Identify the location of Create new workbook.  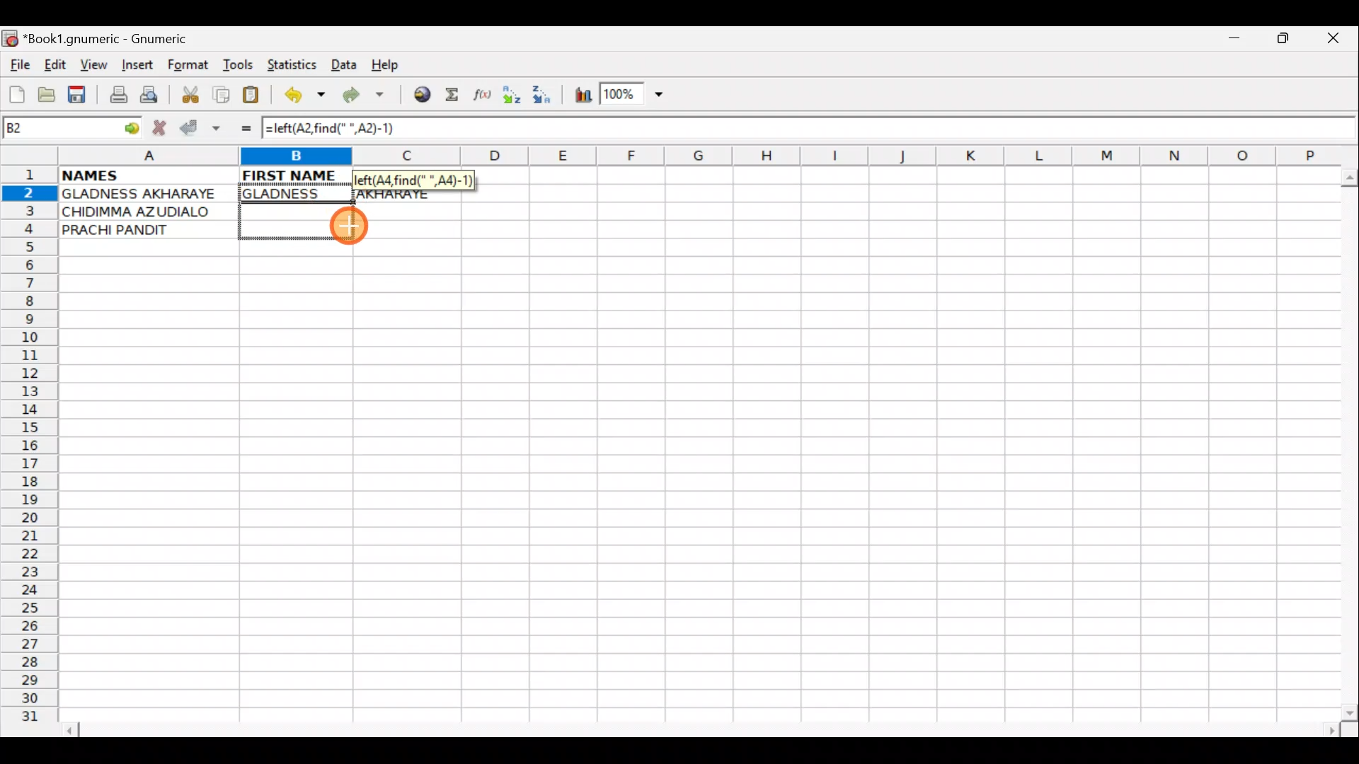
(16, 92).